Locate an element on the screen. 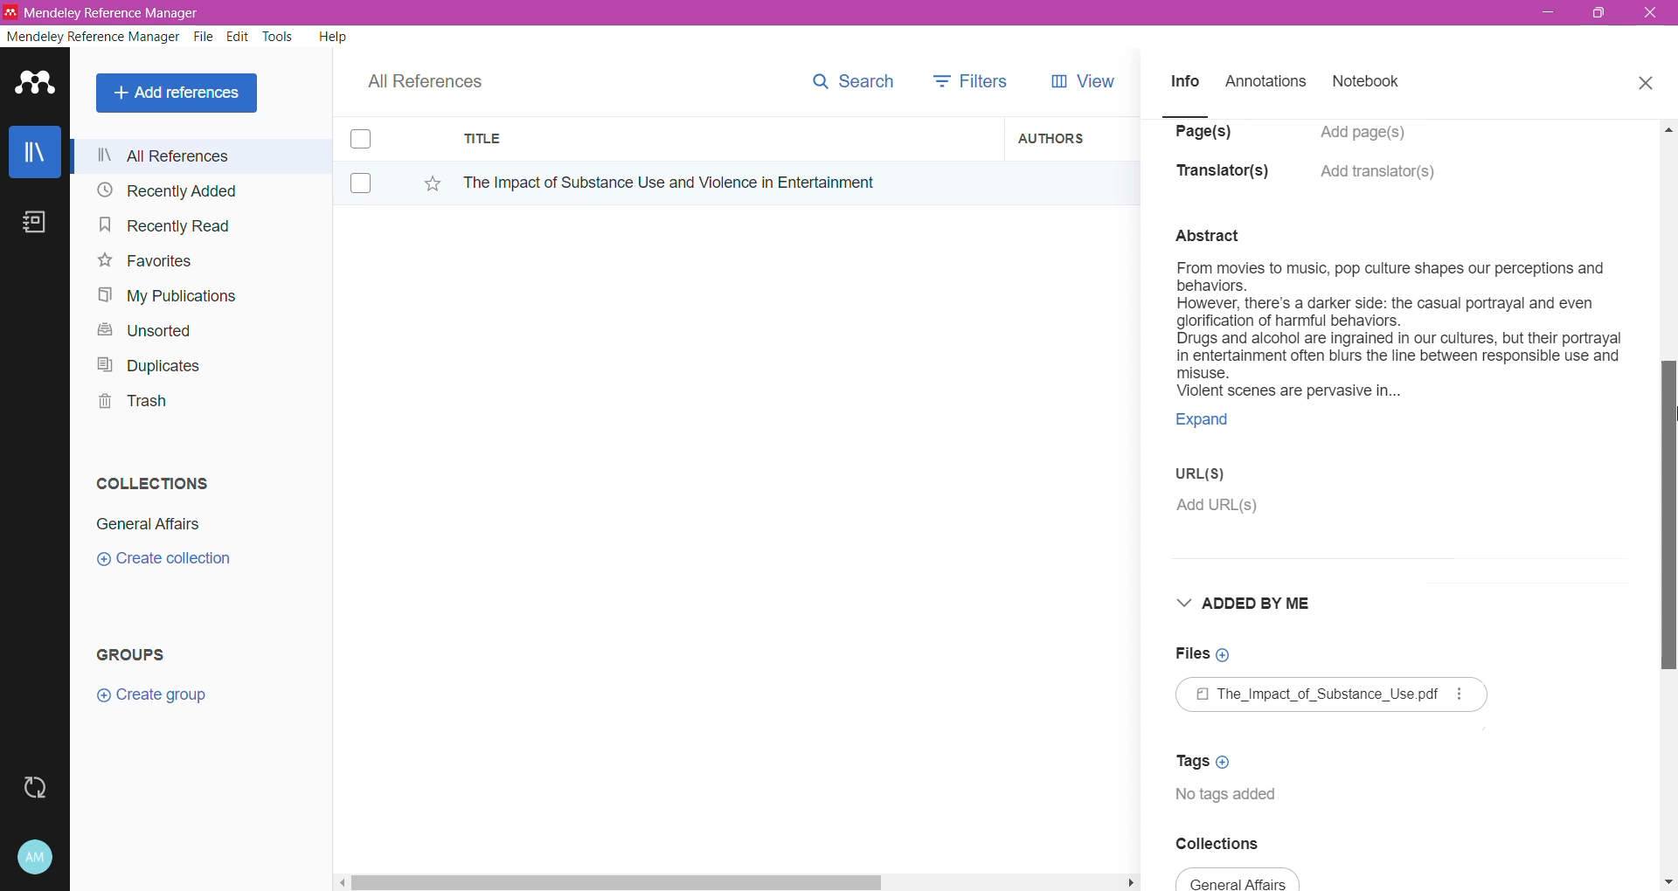 The width and height of the screenshot is (1678, 891). Added By Me is located at coordinates (1240, 604).